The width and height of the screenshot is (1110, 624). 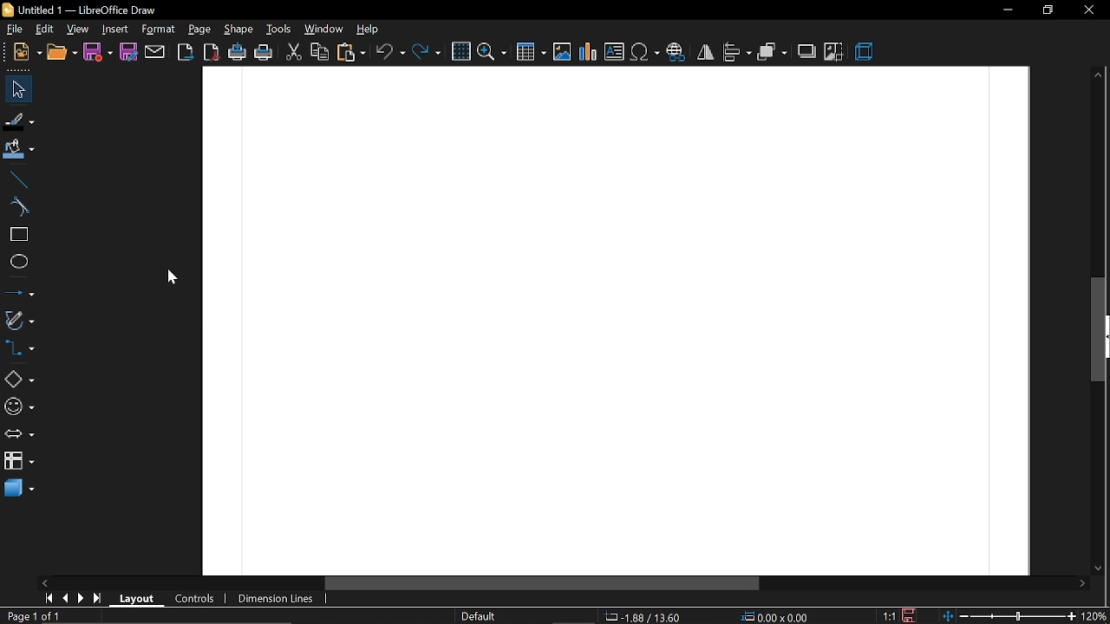 I want to click on basic shapes, so click(x=18, y=381).